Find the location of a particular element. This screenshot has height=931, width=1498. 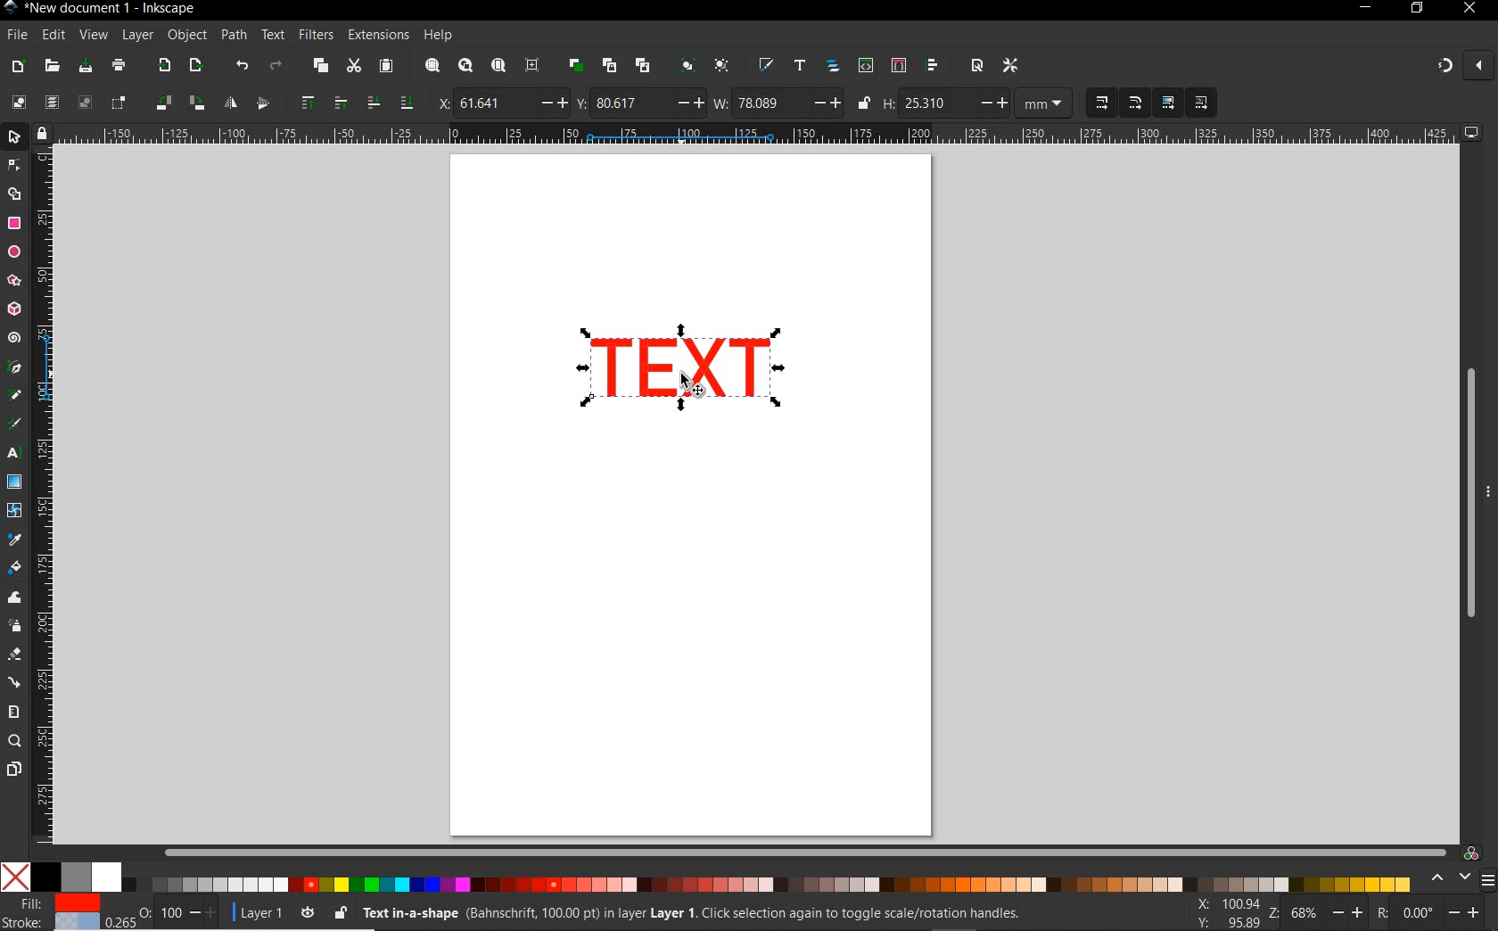

text tool is located at coordinates (16, 455).